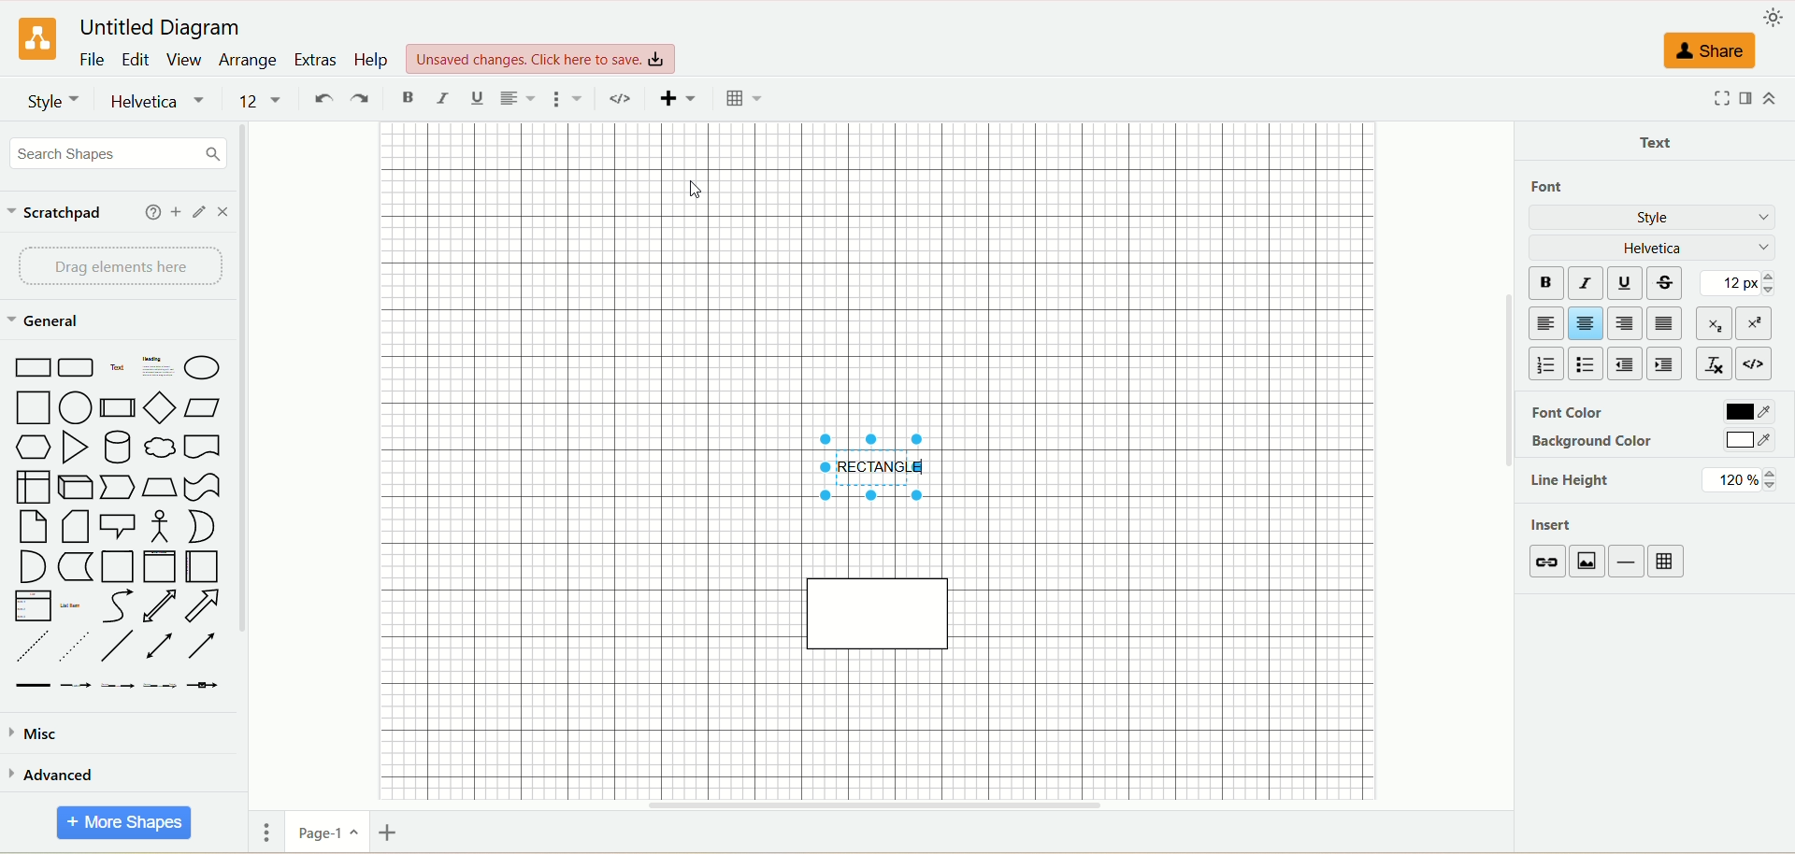 This screenshot has width=1795, height=854. I want to click on bidirectional arrow, so click(160, 605).